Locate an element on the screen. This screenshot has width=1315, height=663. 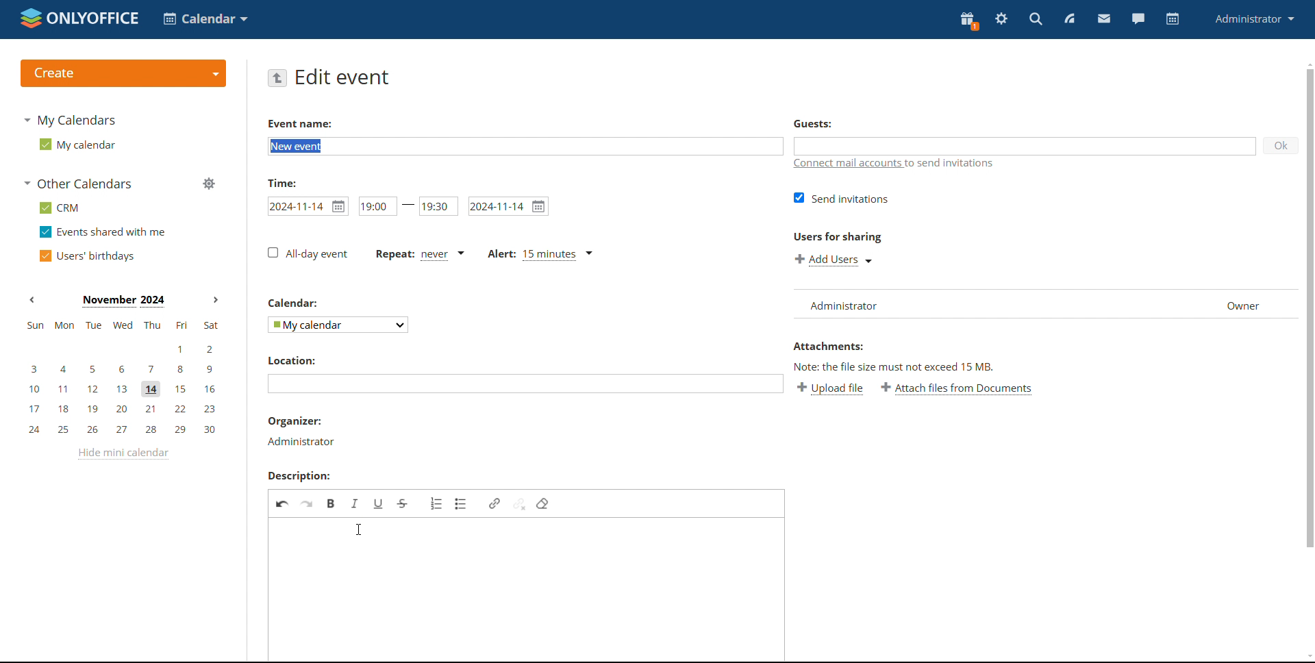
guests is located at coordinates (806, 123).